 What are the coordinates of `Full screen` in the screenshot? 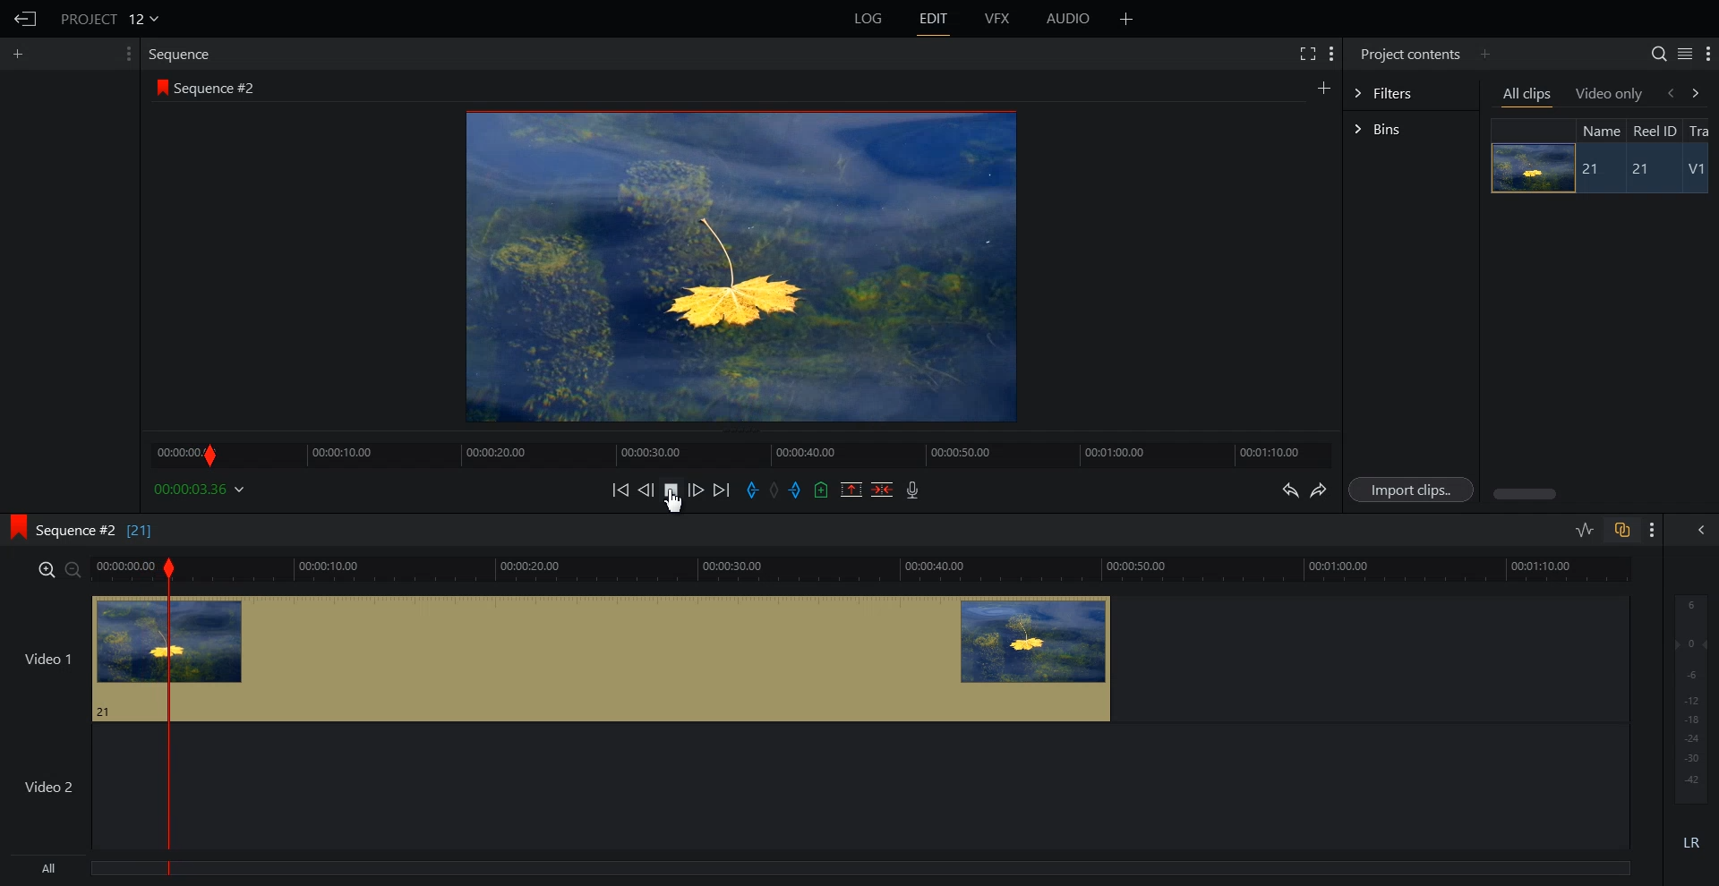 It's located at (1306, 52).